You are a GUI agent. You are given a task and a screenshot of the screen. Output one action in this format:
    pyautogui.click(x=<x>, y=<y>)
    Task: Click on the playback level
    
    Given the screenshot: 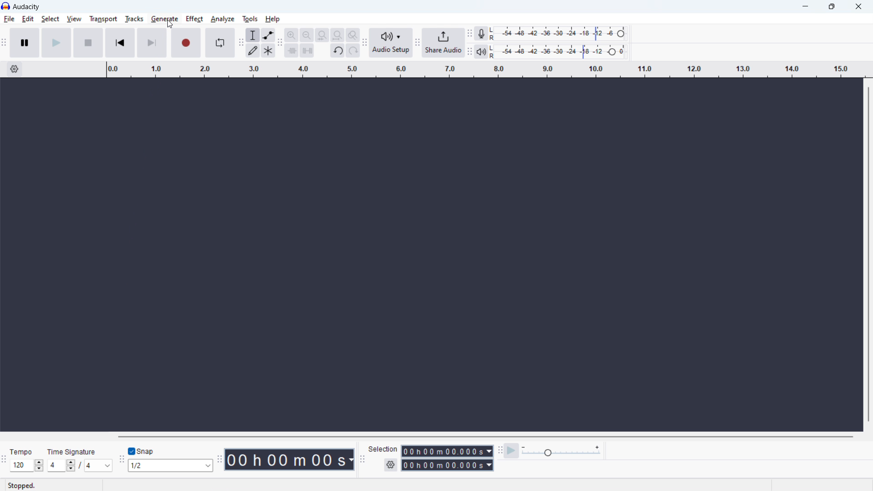 What is the action you would take?
    pyautogui.click(x=558, y=52)
    